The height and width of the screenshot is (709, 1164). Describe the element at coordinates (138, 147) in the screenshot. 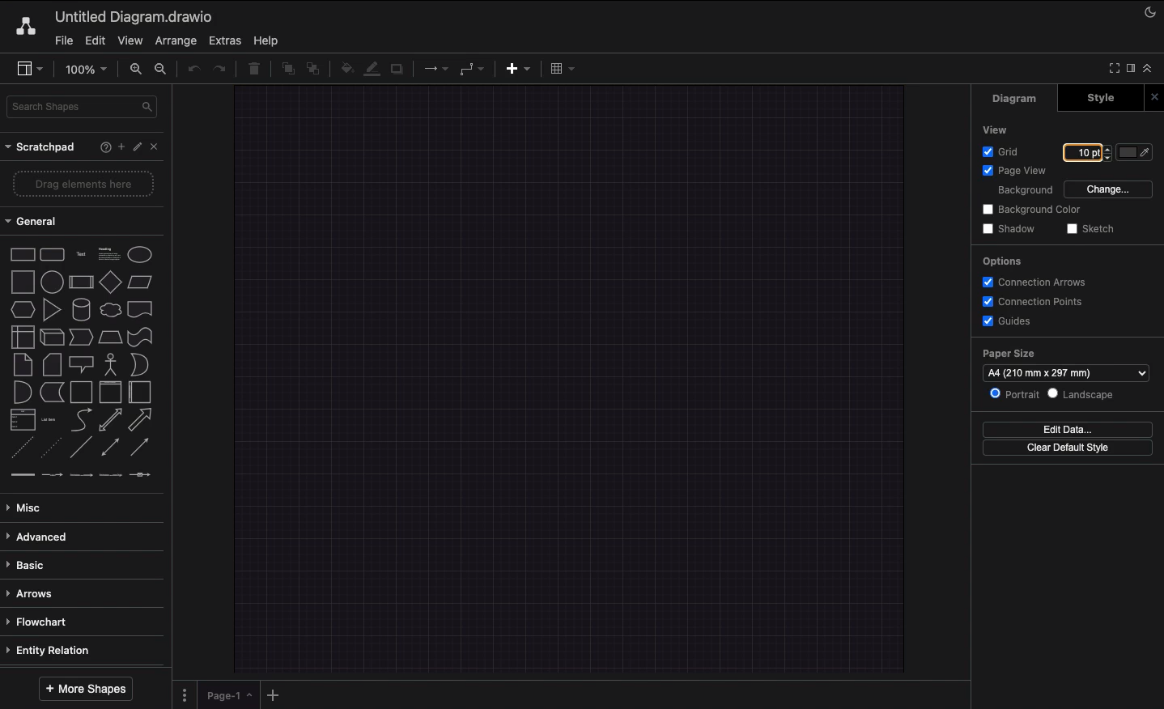

I see `Edit` at that location.